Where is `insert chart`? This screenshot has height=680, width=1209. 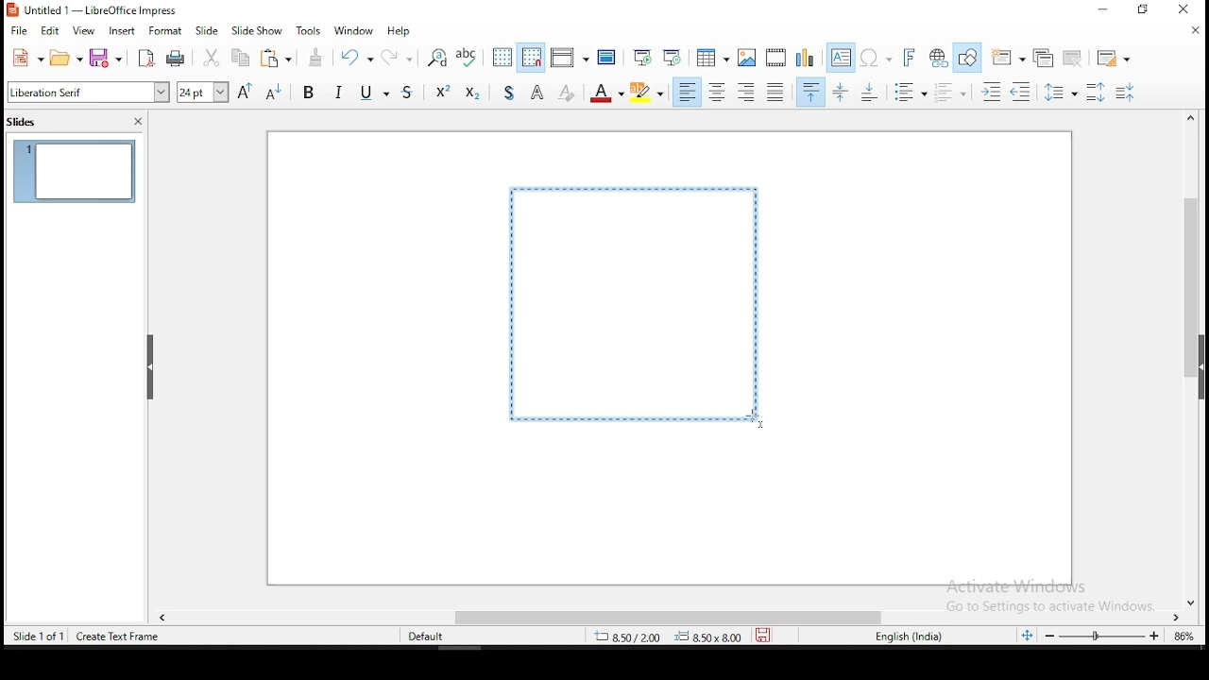 insert chart is located at coordinates (805, 57).